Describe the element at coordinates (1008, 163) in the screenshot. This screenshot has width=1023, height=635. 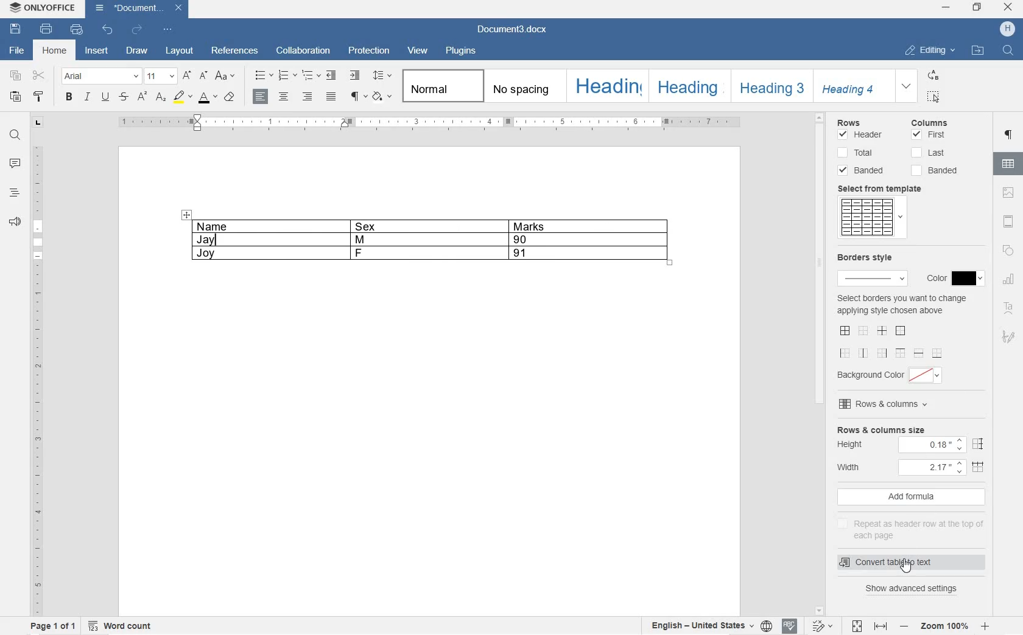
I see `TABLE SETTINGS` at that location.